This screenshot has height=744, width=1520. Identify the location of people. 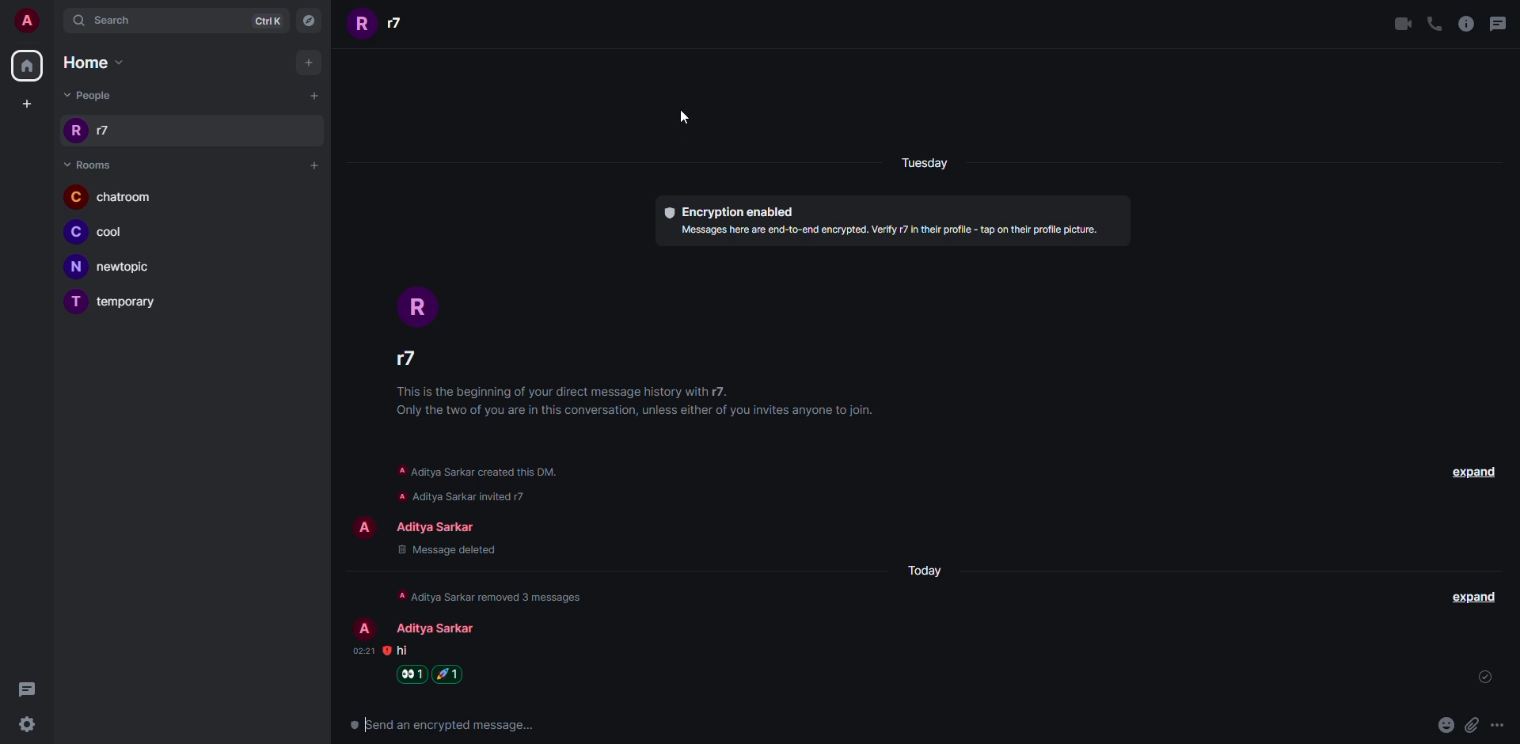
(439, 628).